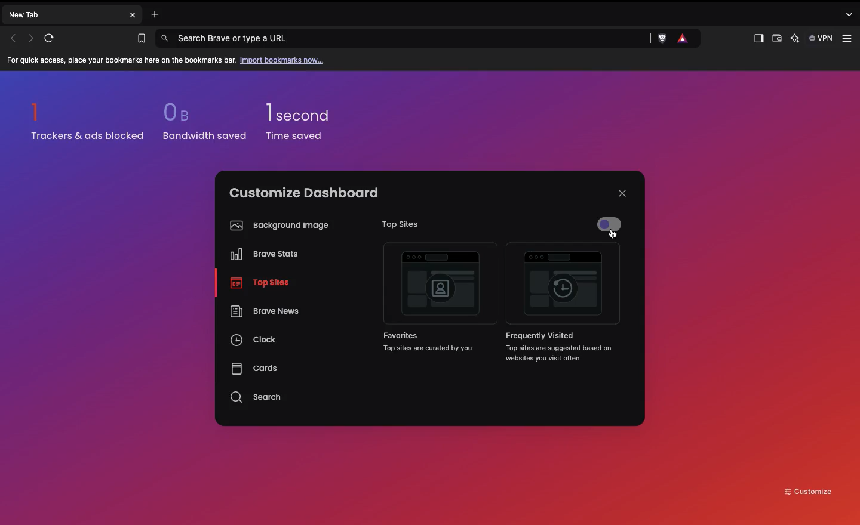 The width and height of the screenshot is (860, 525). Describe the element at coordinates (564, 285) in the screenshot. I see `Frequently visited` at that location.